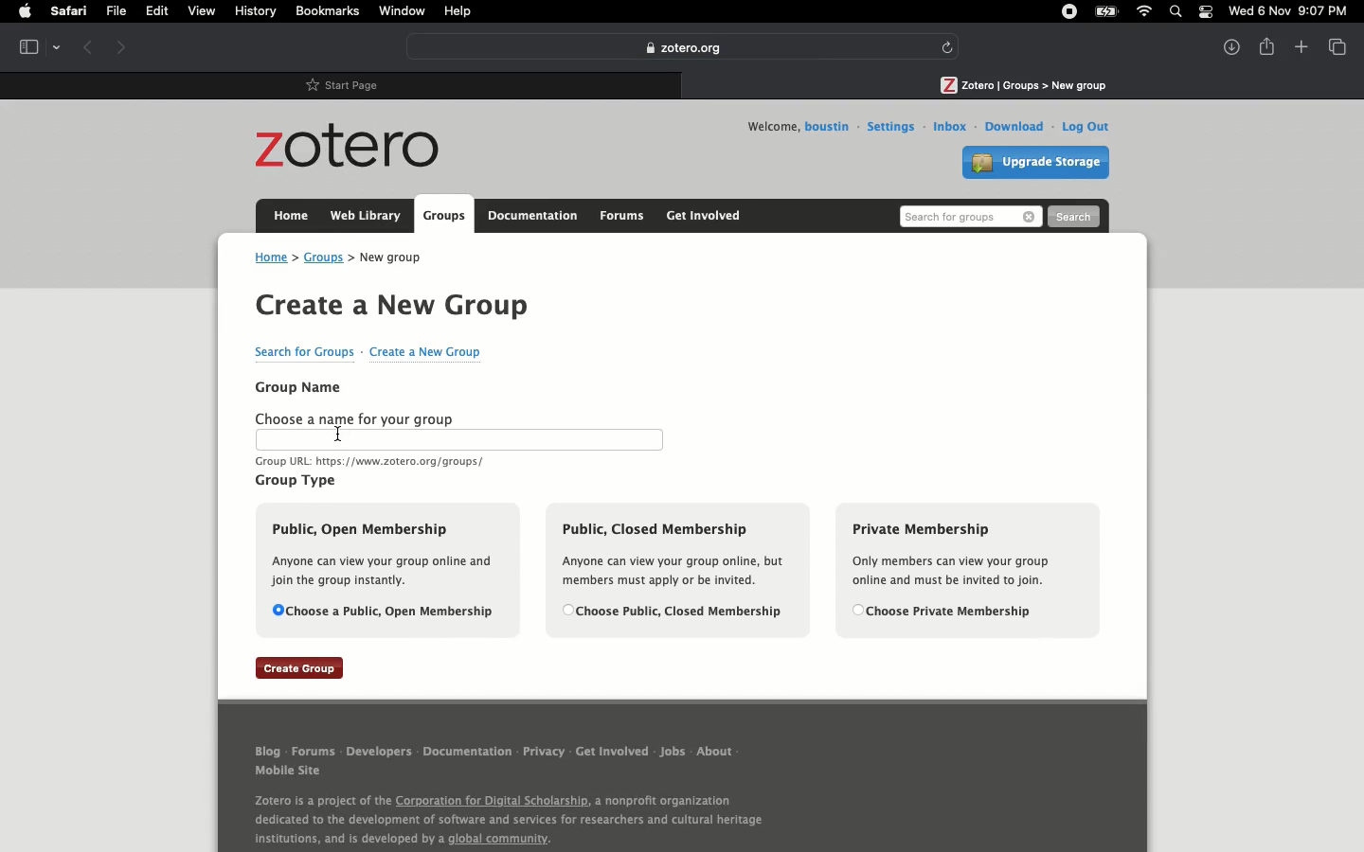 The height and width of the screenshot is (852, 1364). Describe the element at coordinates (703, 215) in the screenshot. I see `Get involved` at that location.